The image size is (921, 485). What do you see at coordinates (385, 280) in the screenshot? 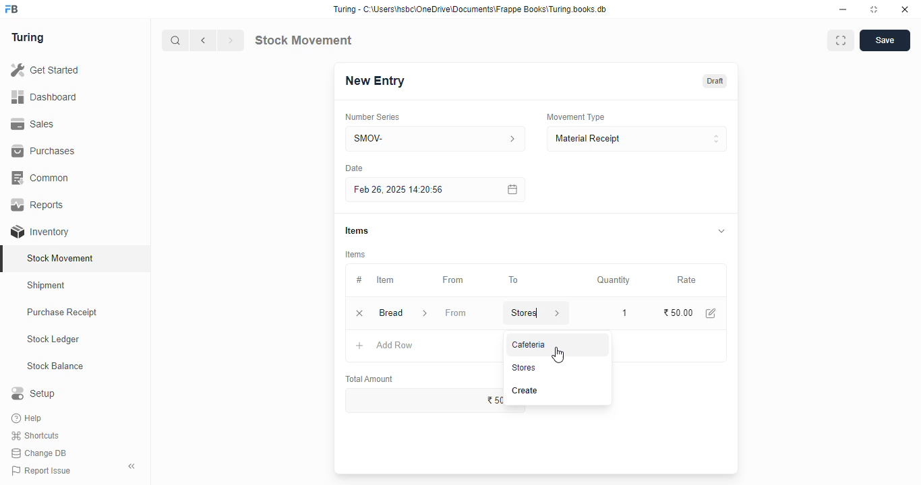
I see `item` at bounding box center [385, 280].